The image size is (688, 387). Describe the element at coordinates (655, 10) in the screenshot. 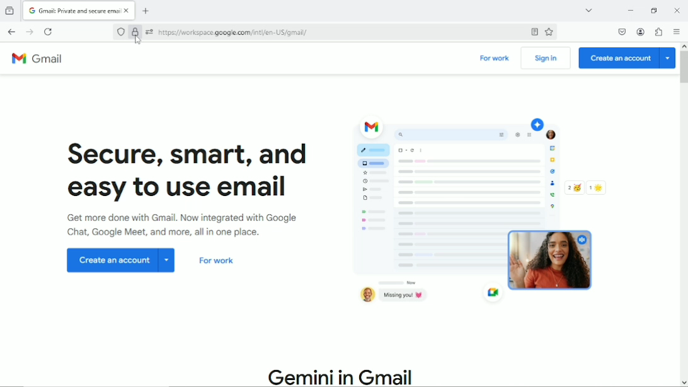

I see `restore down` at that location.